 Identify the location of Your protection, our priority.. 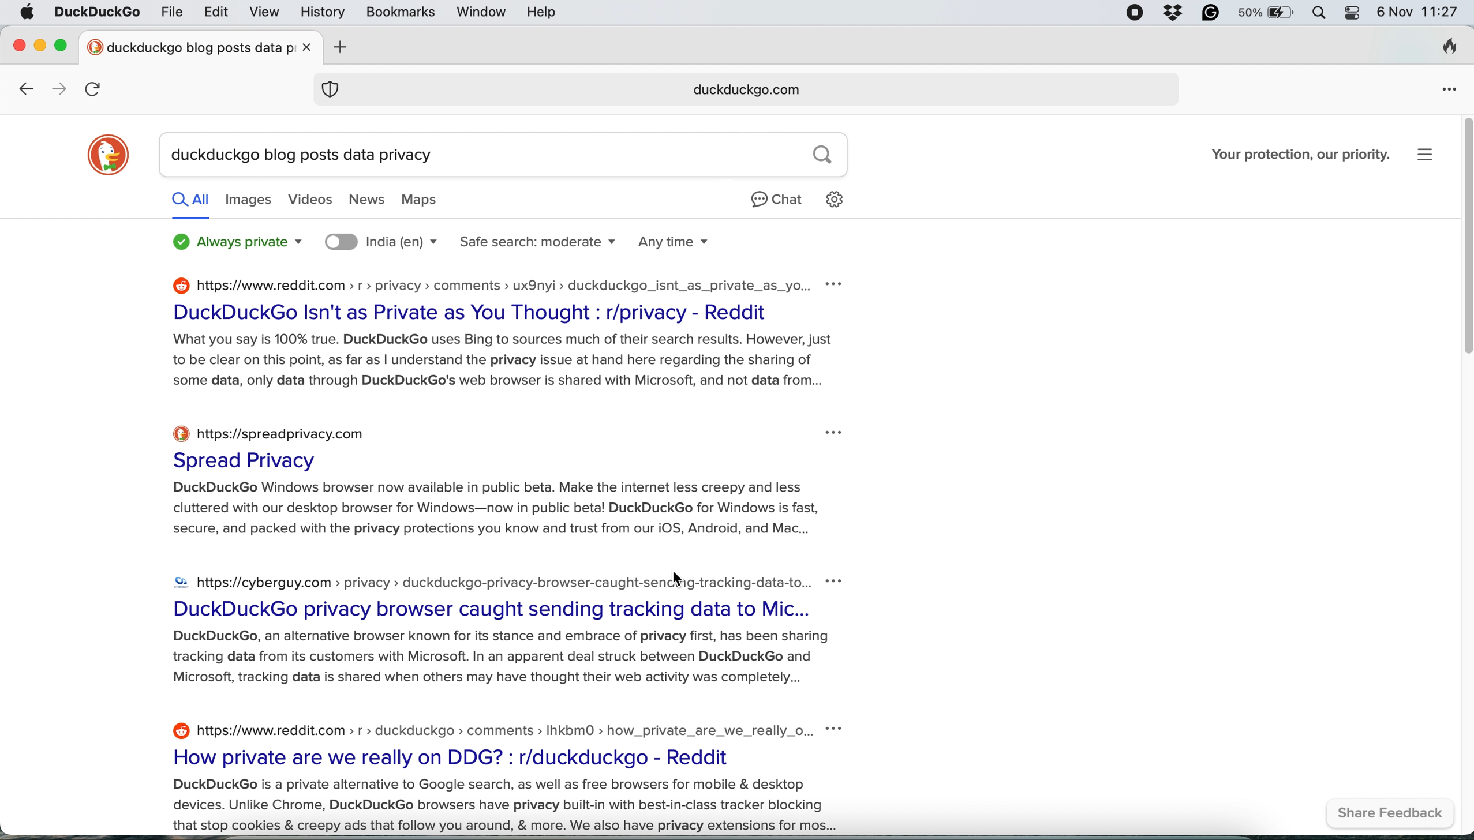
(1287, 156).